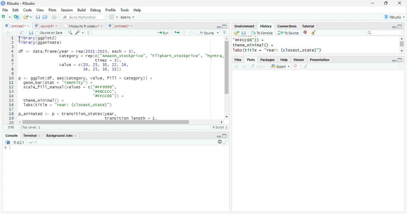 This screenshot has width=407, height=214. I want to click on resize, so click(386, 3).